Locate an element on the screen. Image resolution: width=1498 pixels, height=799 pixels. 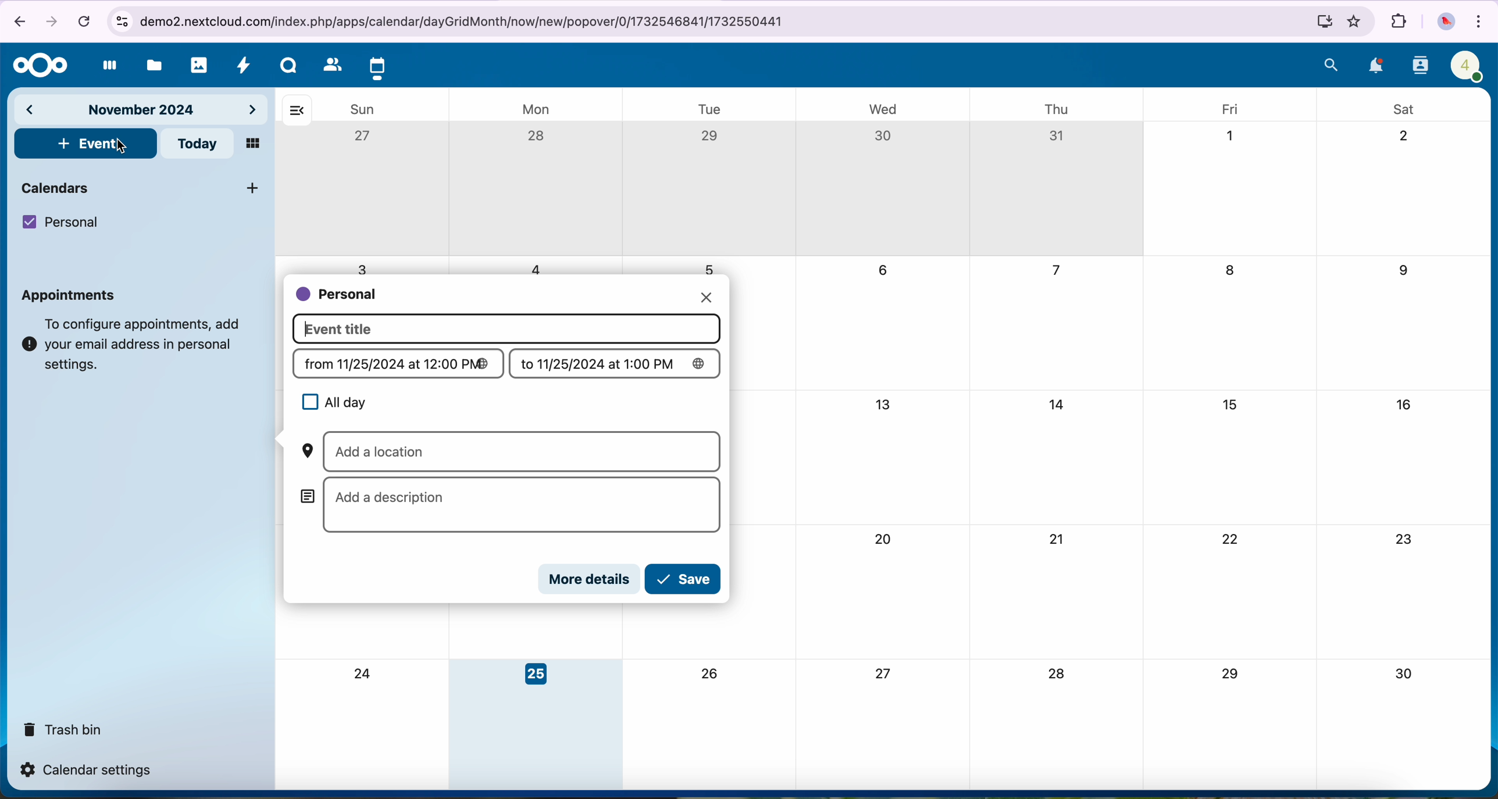
all dat is located at coordinates (332, 403).